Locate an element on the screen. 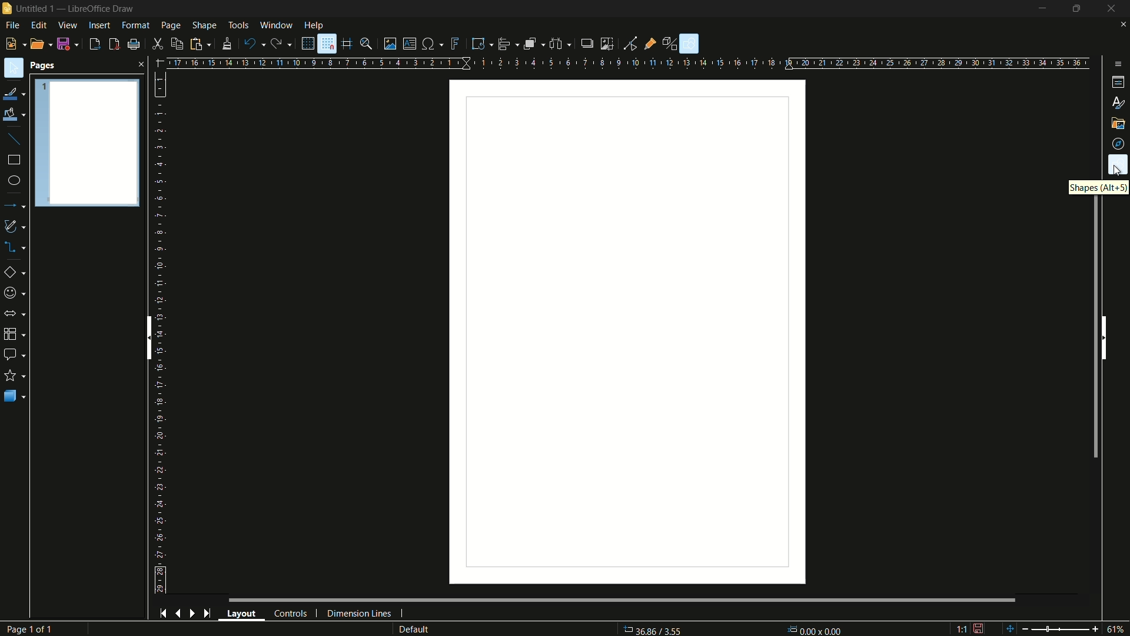  paste is located at coordinates (203, 44).